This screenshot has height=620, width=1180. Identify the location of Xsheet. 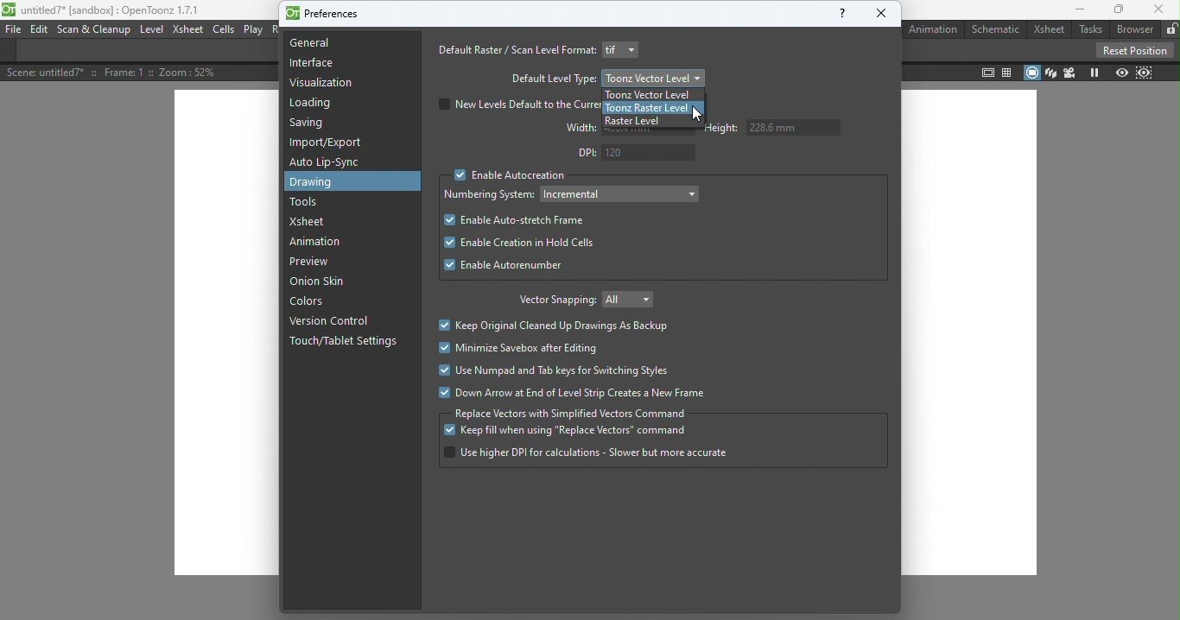
(315, 221).